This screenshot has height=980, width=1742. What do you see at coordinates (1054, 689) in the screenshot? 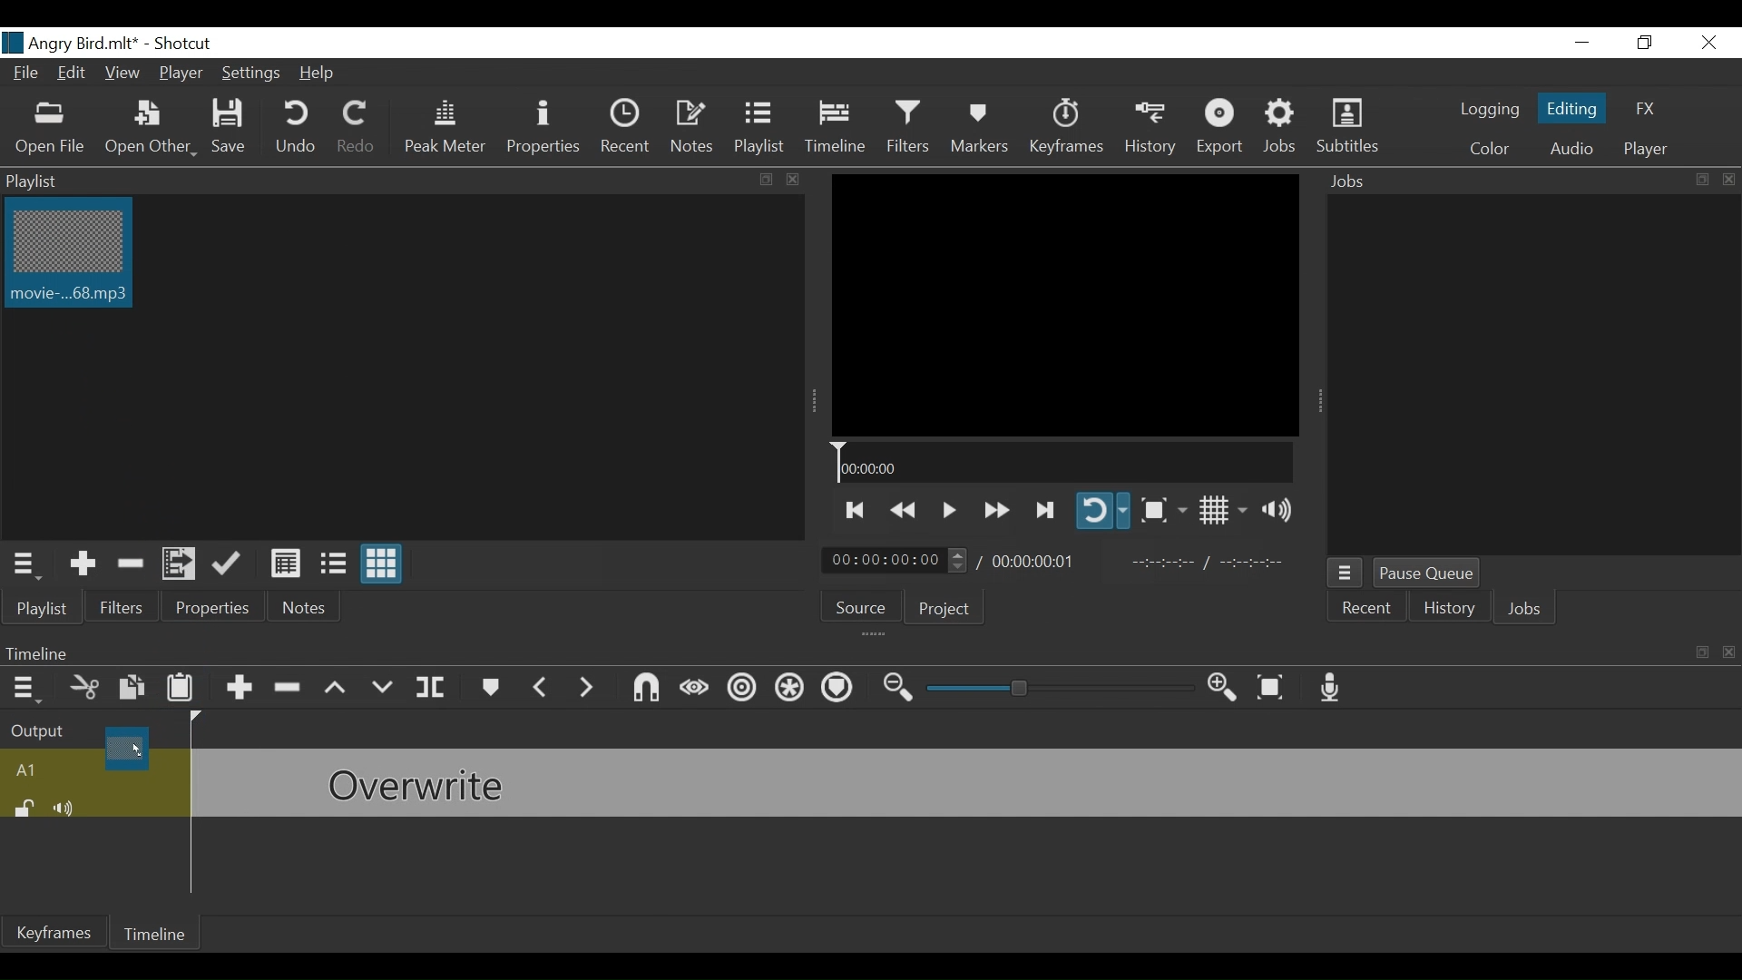
I see `Zoom slider` at bounding box center [1054, 689].